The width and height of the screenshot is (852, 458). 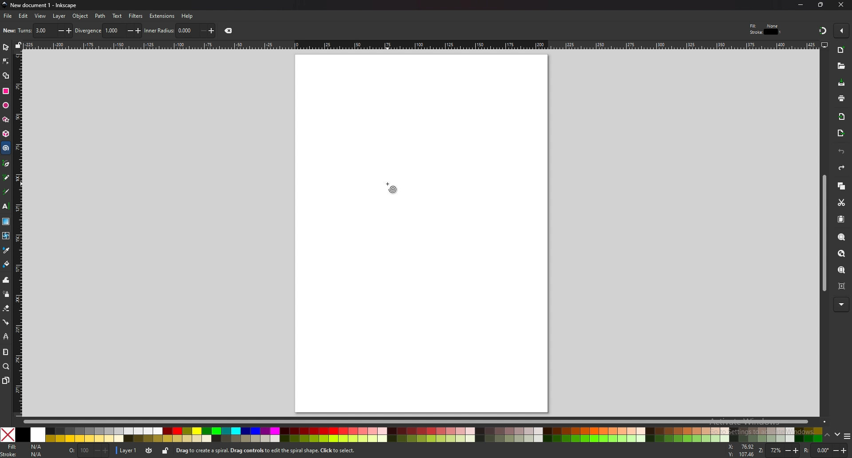 What do you see at coordinates (6, 163) in the screenshot?
I see `pen` at bounding box center [6, 163].